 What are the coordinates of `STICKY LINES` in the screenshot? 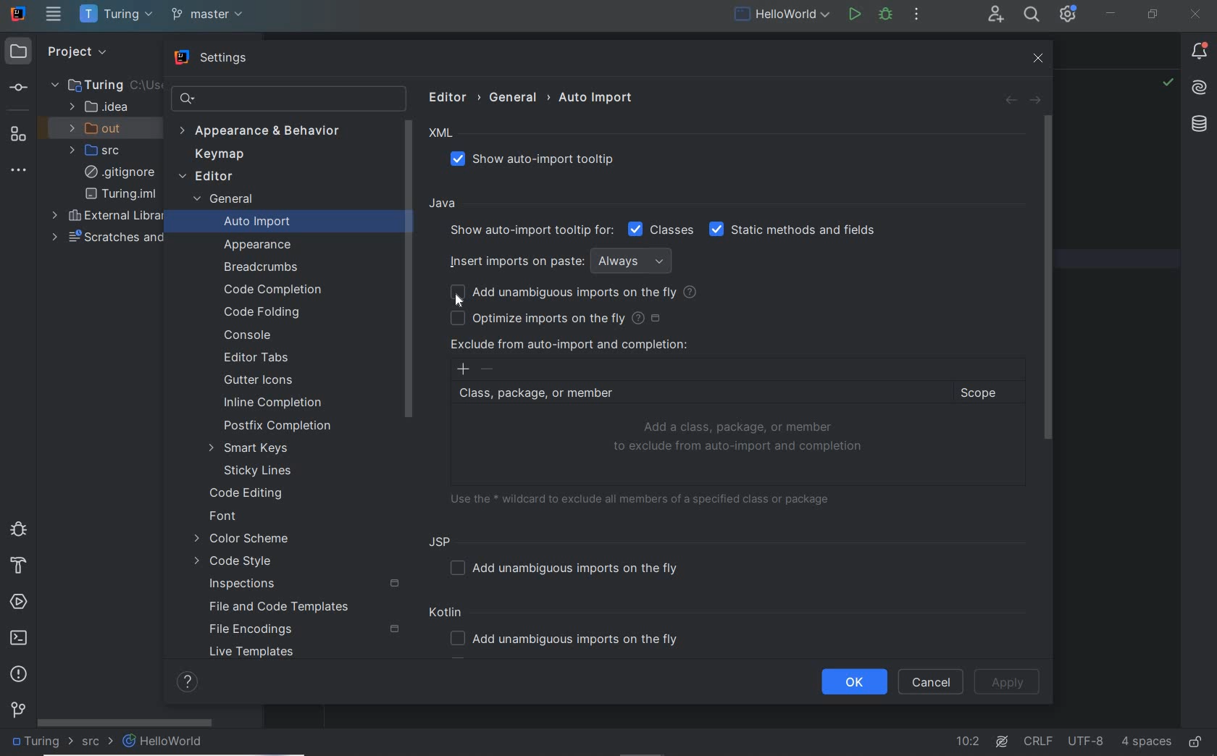 It's located at (259, 471).